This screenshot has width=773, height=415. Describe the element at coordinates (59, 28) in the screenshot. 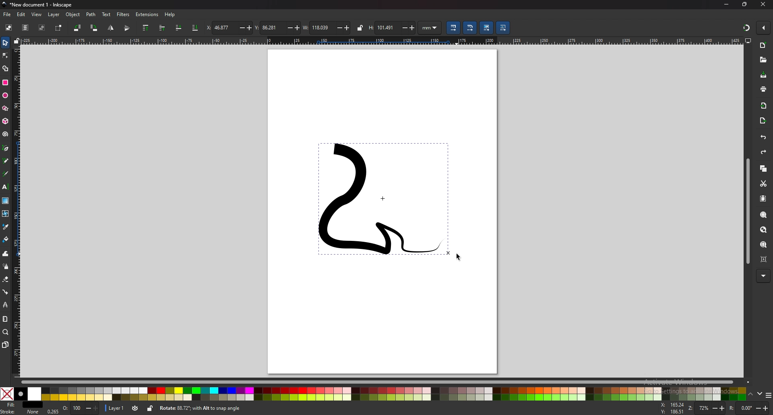

I see `toggle selection box` at that location.